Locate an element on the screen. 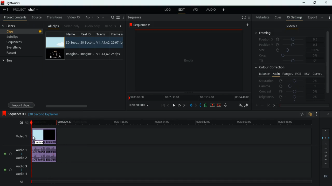 This screenshot has width=332, height=186. mic is located at coordinates (225, 106).